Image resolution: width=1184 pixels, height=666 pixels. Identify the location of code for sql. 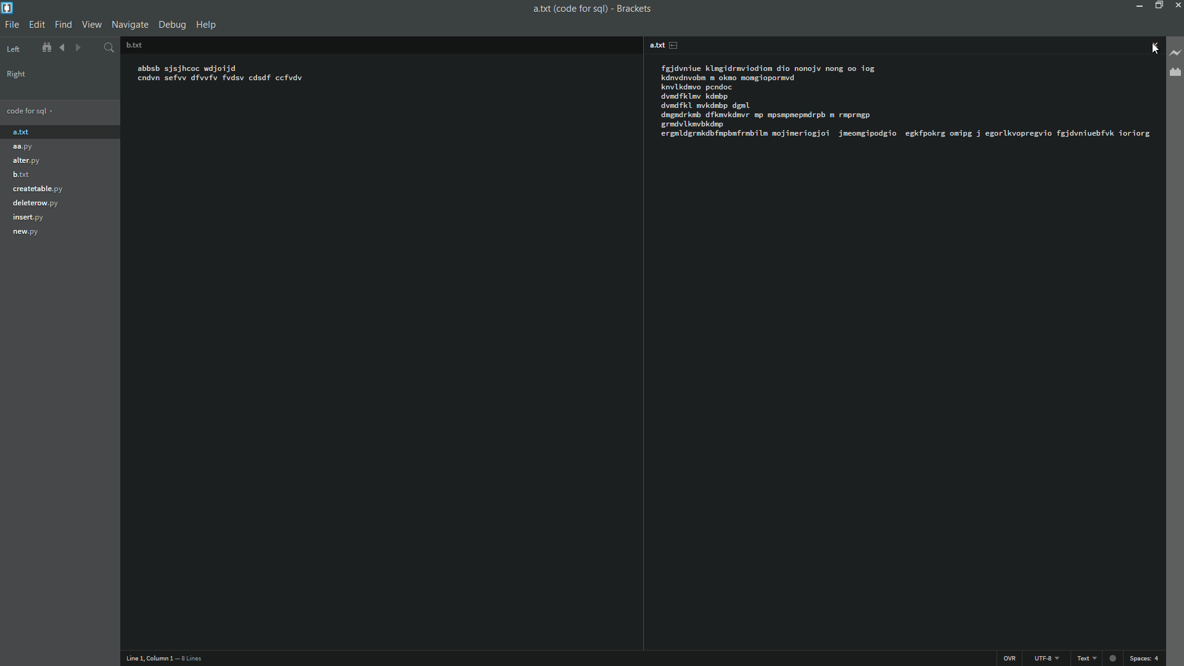
(31, 111).